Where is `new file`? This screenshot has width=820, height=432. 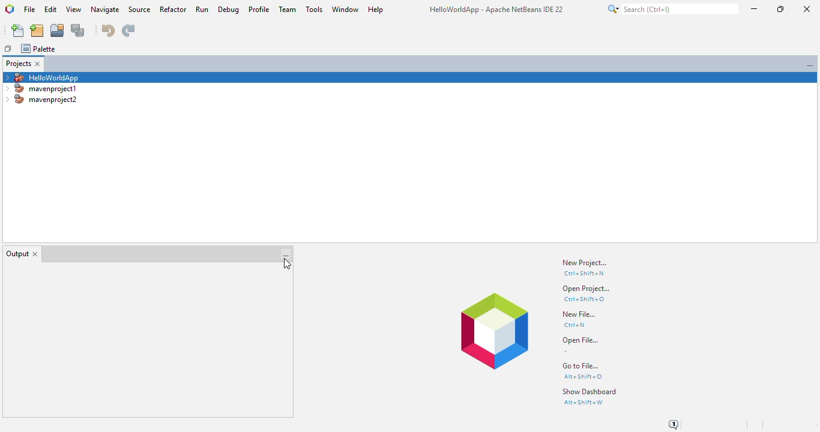 new file is located at coordinates (579, 314).